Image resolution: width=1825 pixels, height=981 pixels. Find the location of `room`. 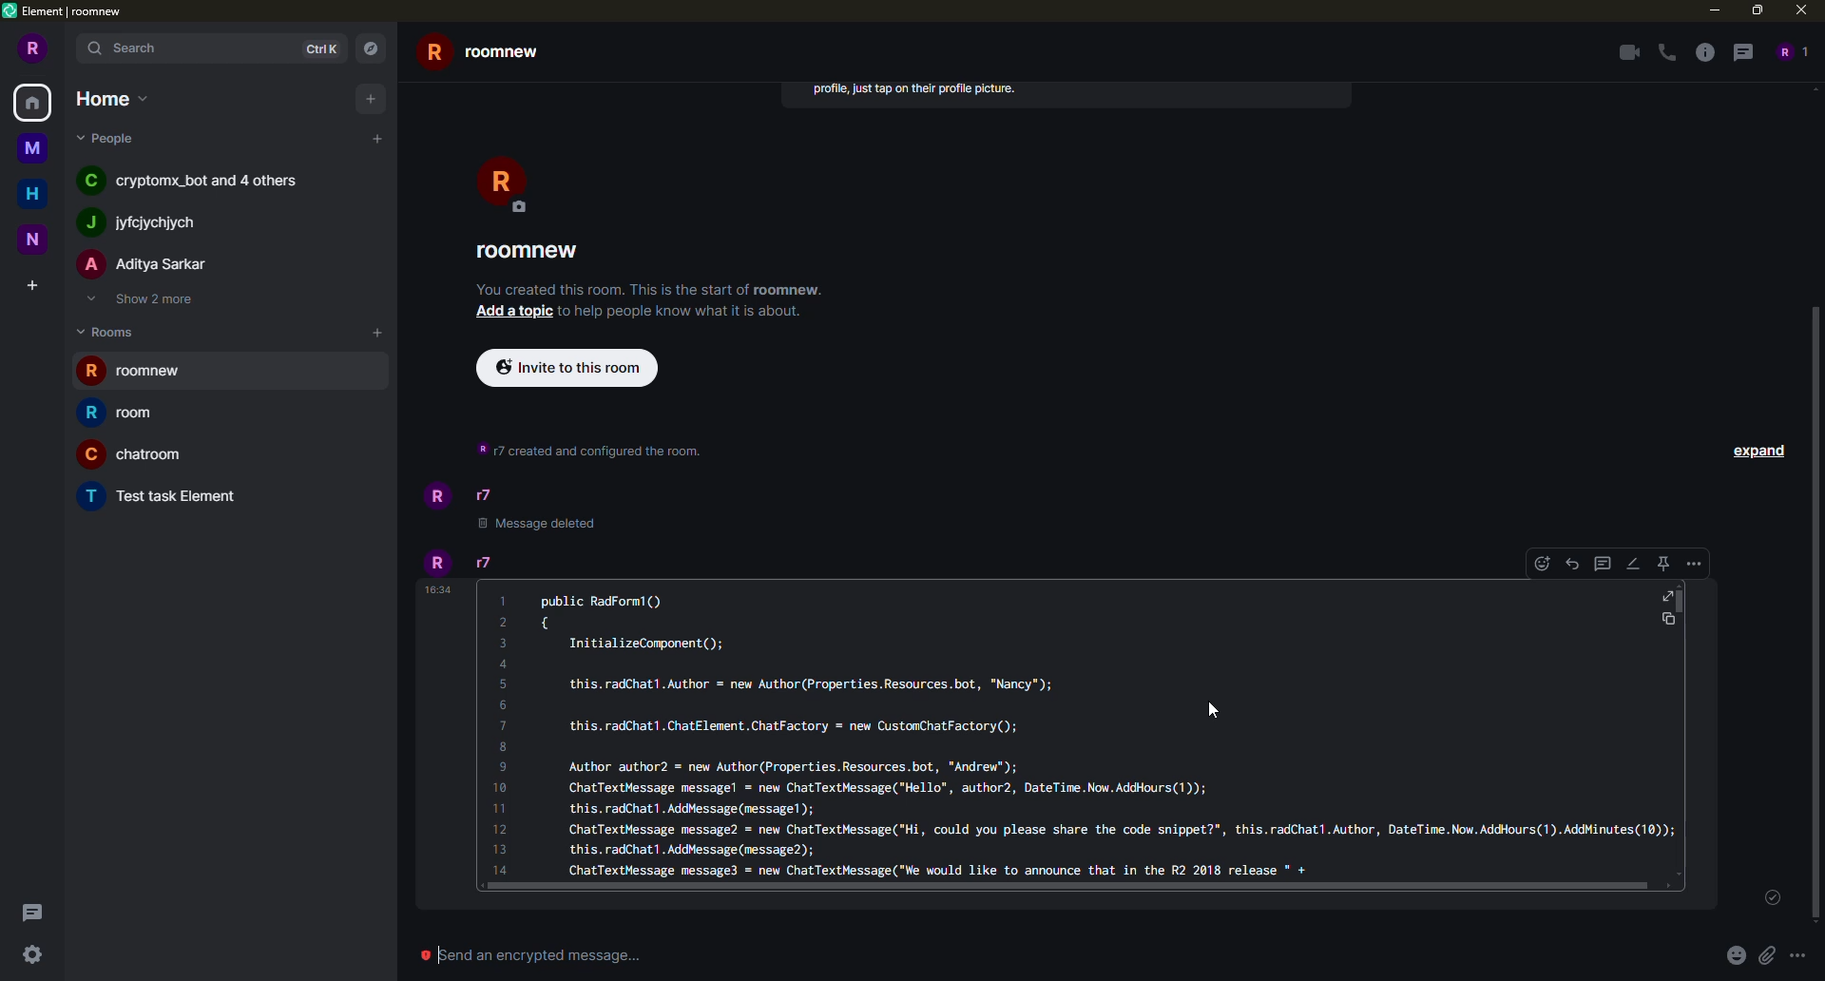

room is located at coordinates (133, 412).